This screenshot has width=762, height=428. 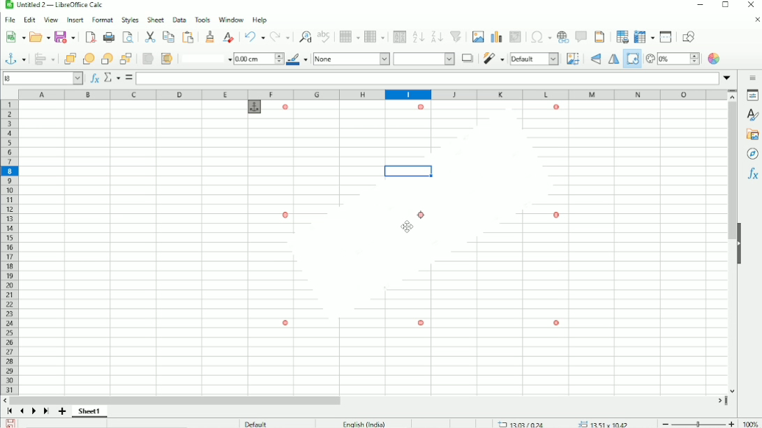 I want to click on Insert or edit pivot table, so click(x=516, y=37).